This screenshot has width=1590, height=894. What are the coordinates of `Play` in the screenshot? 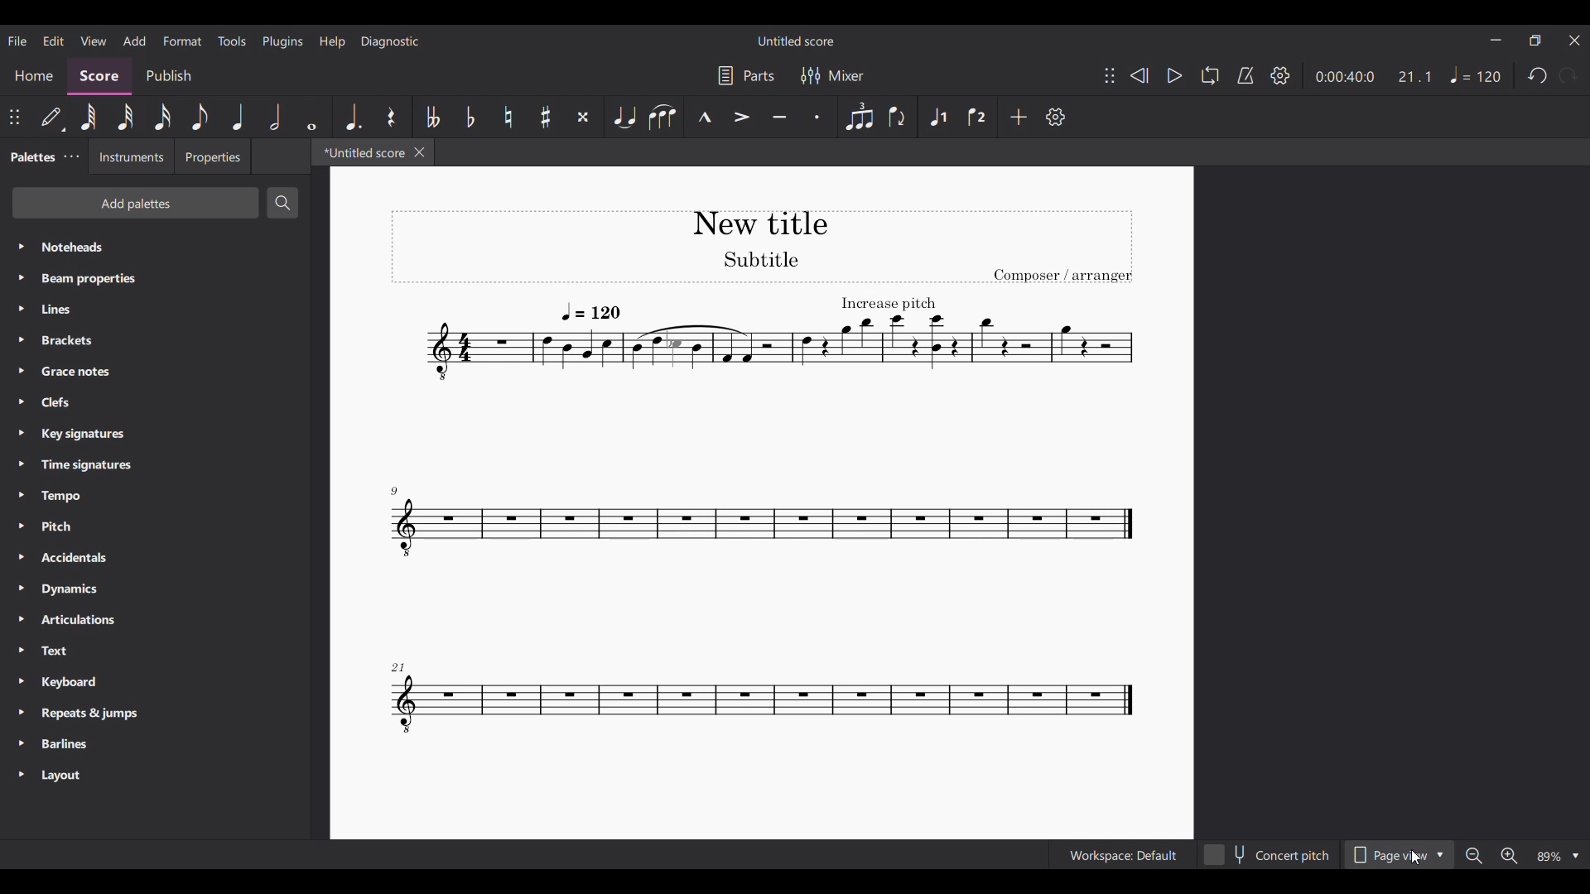 It's located at (1175, 76).